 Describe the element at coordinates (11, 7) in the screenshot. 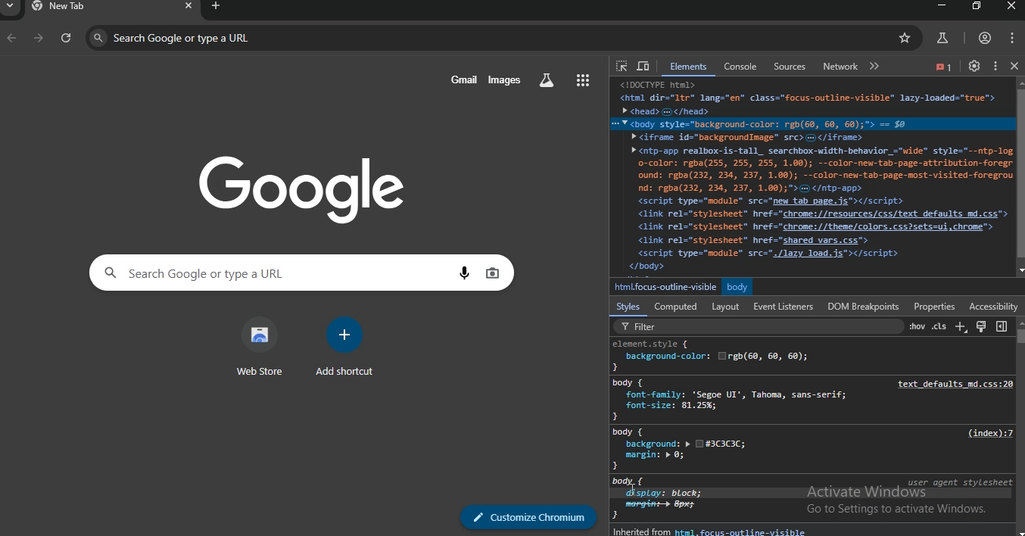

I see `search tab` at that location.